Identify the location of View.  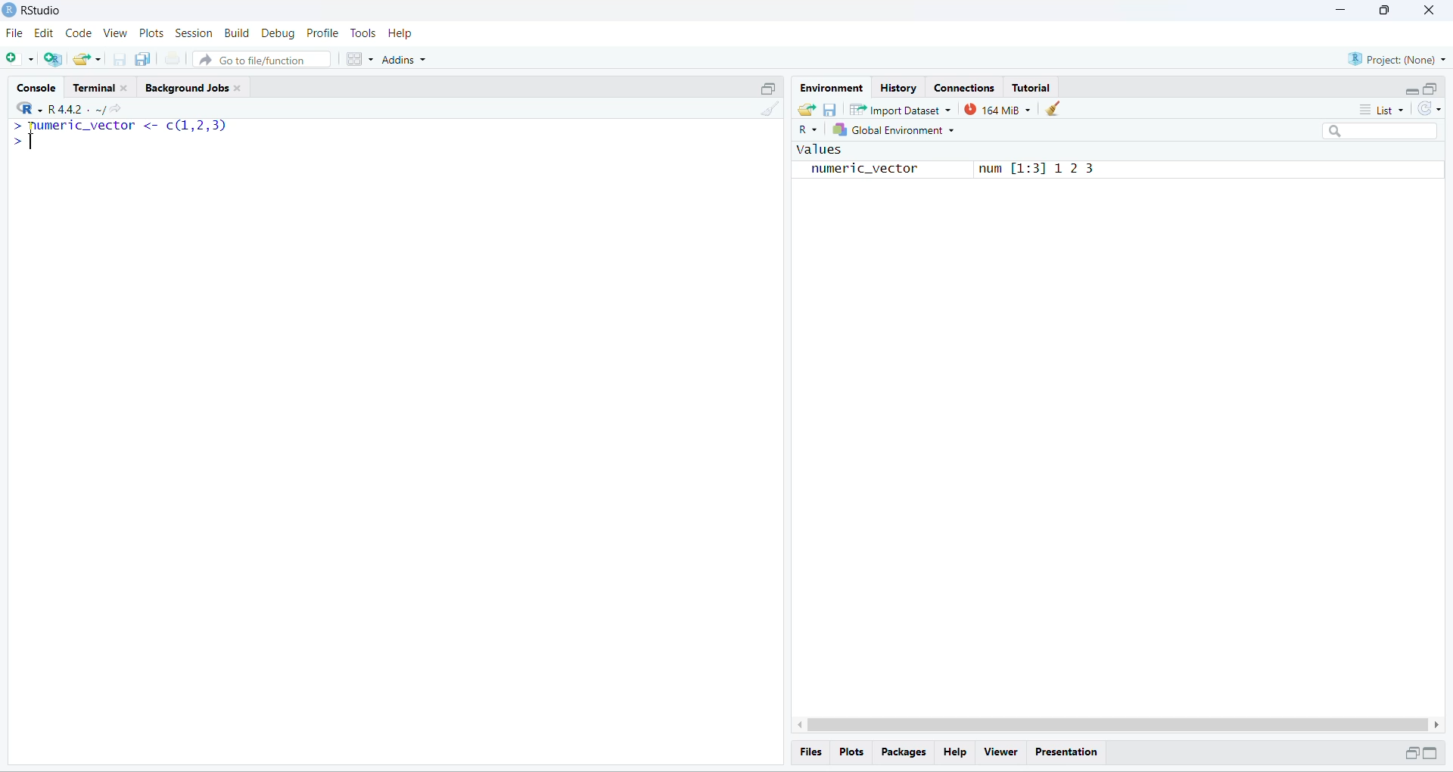
(115, 33).